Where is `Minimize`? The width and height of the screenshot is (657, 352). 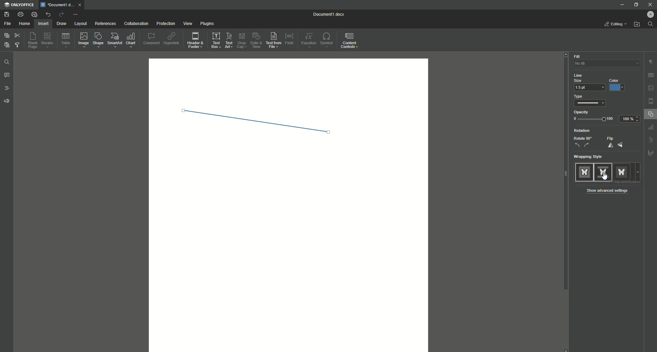 Minimize is located at coordinates (620, 4).